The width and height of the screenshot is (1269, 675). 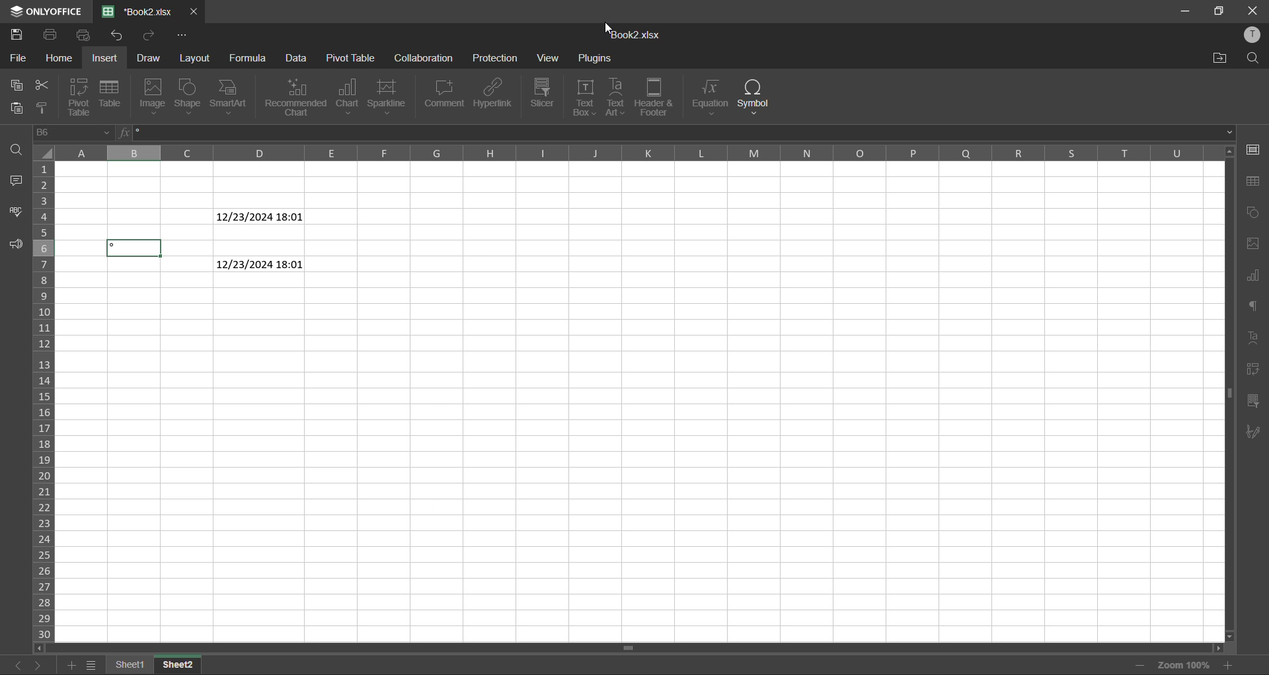 What do you see at coordinates (1219, 11) in the screenshot?
I see `maximize` at bounding box center [1219, 11].